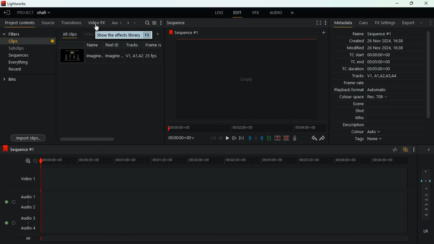 This screenshot has height=244, width=434. What do you see at coordinates (68, 34) in the screenshot?
I see `all clips` at bounding box center [68, 34].